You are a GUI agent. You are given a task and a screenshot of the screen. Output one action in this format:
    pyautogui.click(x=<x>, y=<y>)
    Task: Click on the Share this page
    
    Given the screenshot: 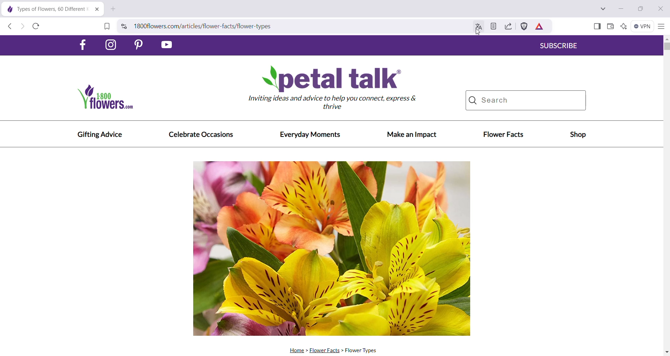 What is the action you would take?
    pyautogui.click(x=507, y=27)
    